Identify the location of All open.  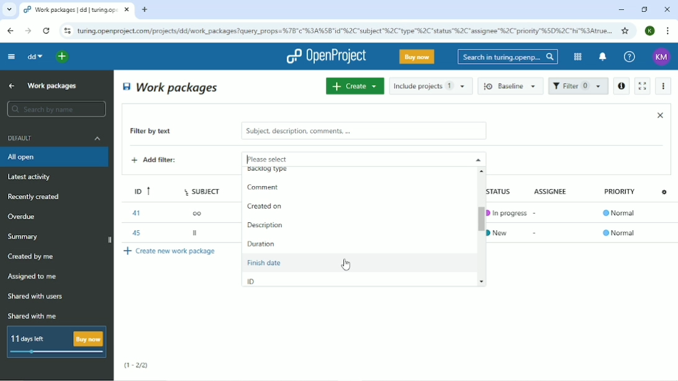
(56, 157).